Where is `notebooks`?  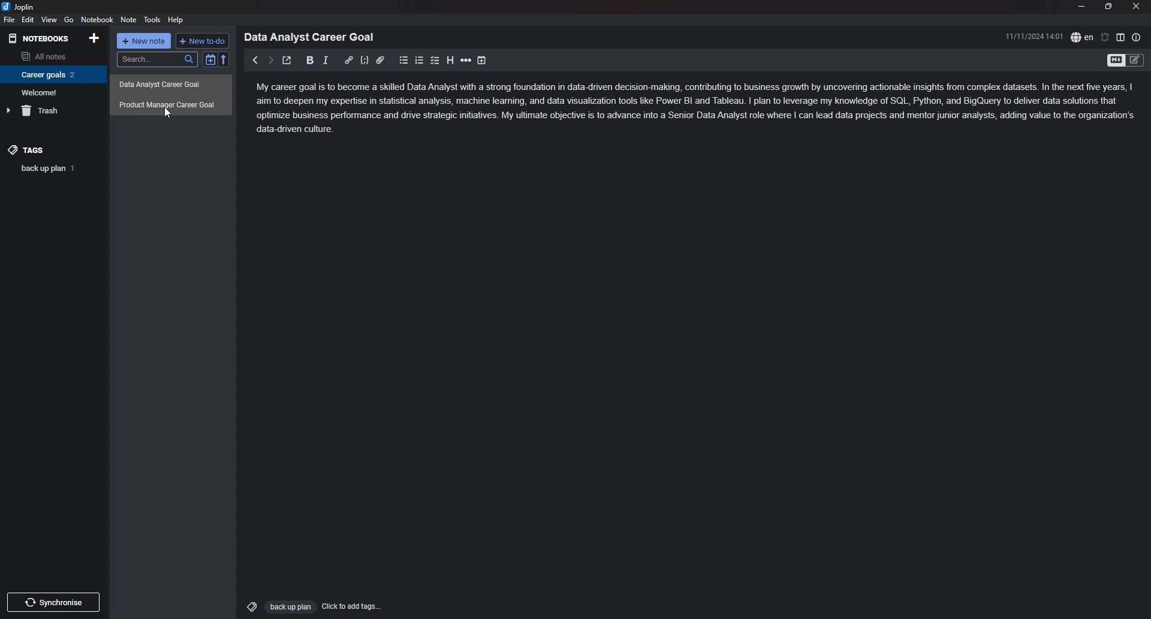 notebooks is located at coordinates (40, 39).